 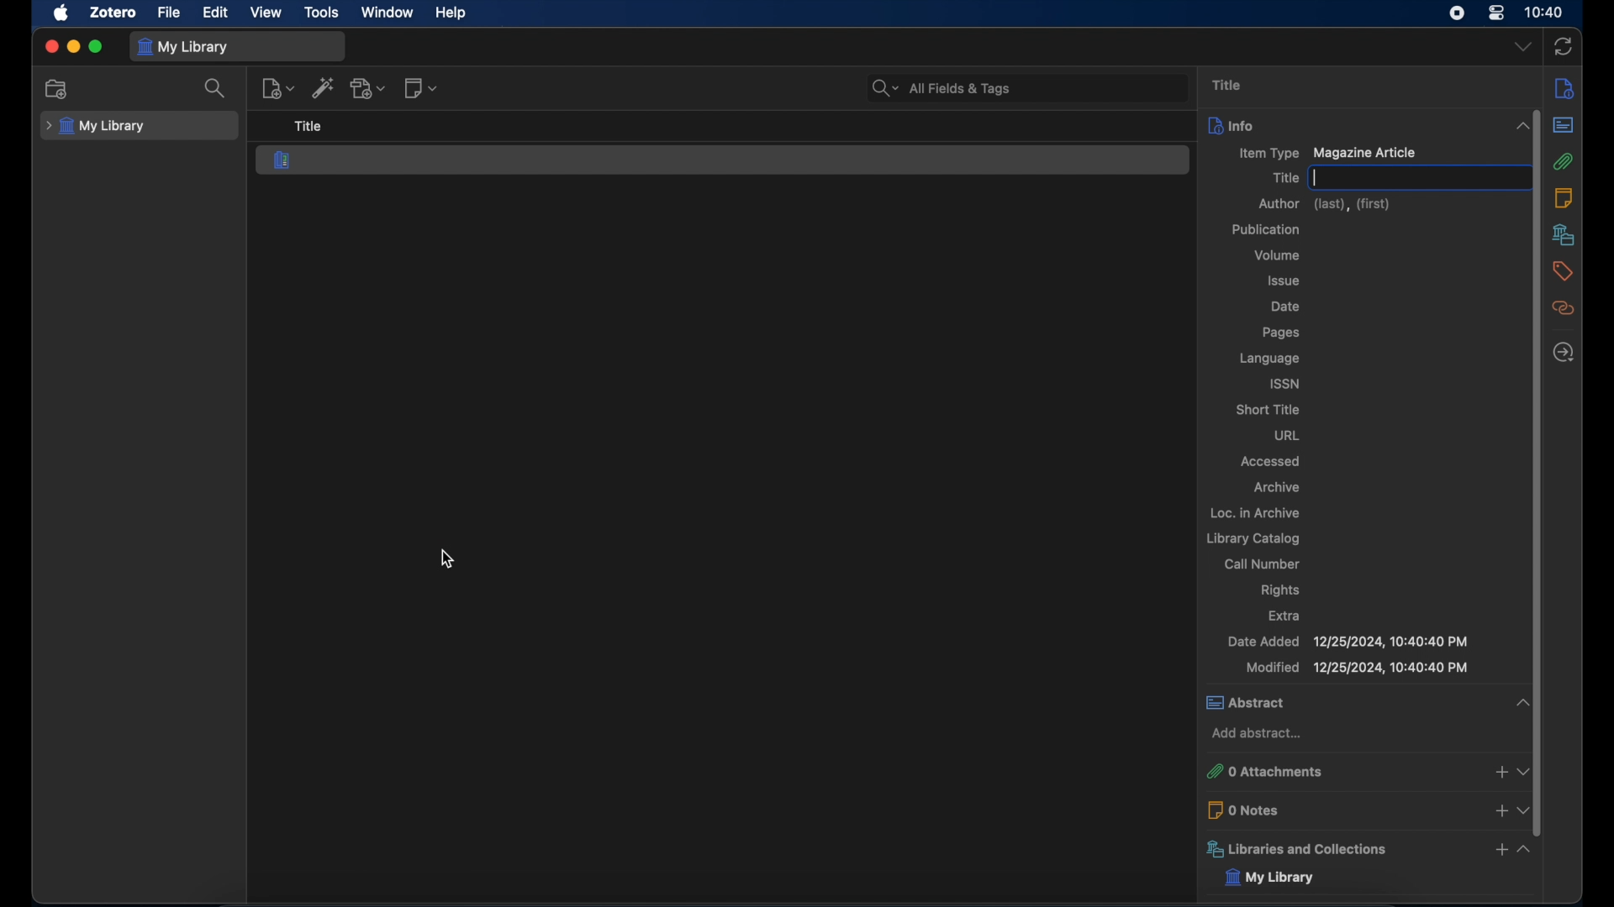 I want to click on edit, so click(x=217, y=11).